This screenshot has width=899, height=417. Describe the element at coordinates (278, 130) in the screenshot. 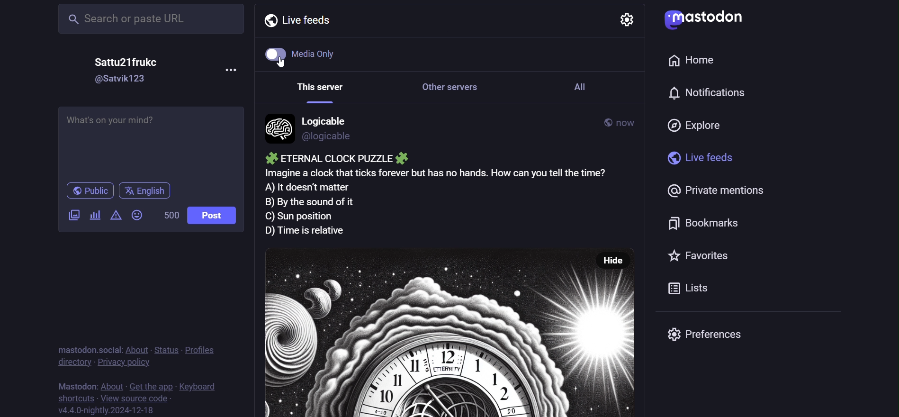

I see `profile picture` at that location.